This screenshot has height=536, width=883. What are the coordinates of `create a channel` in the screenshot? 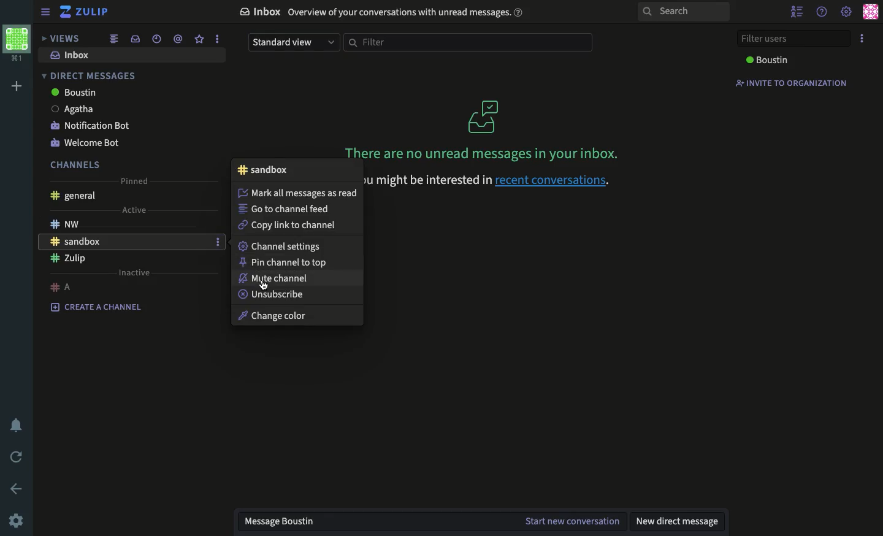 It's located at (97, 307).